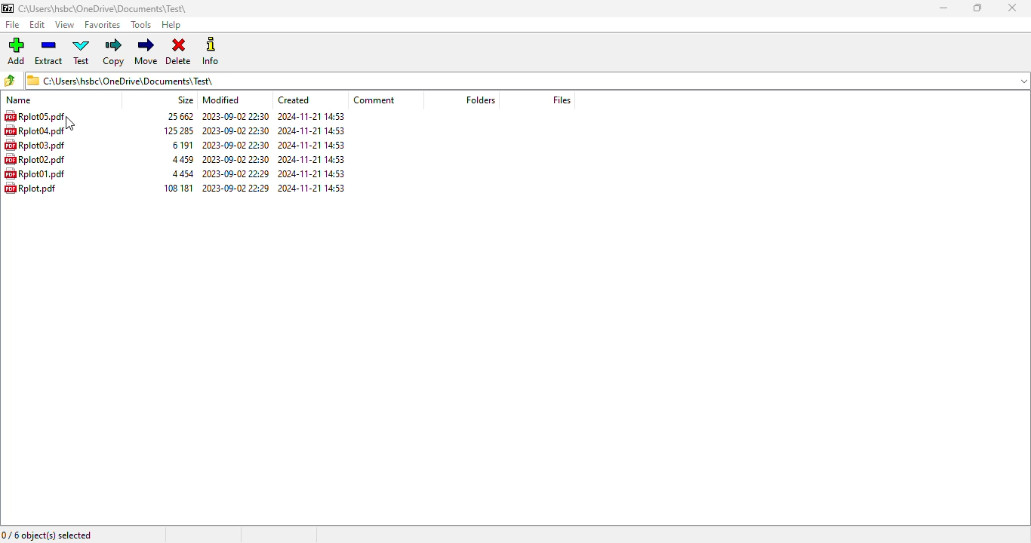 The width and height of the screenshot is (1031, 543). Describe the element at coordinates (103, 25) in the screenshot. I see `favorites` at that location.